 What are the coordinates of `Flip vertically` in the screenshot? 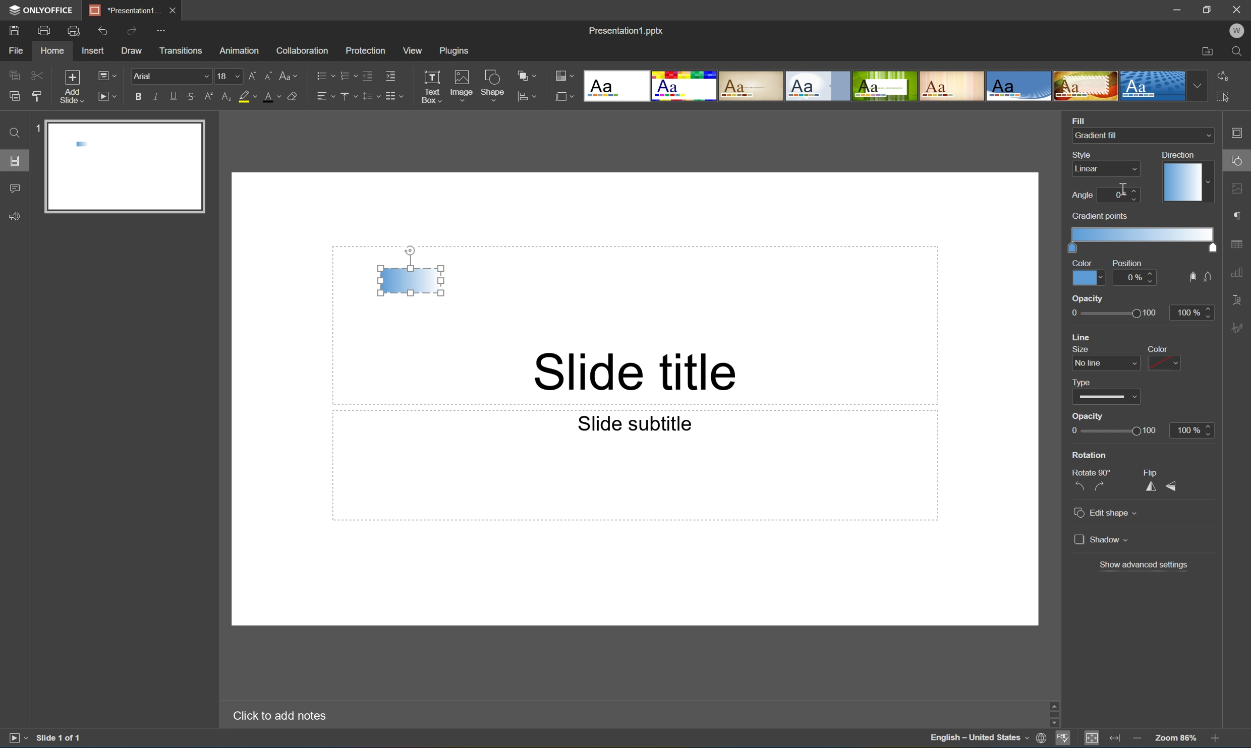 It's located at (1173, 487).